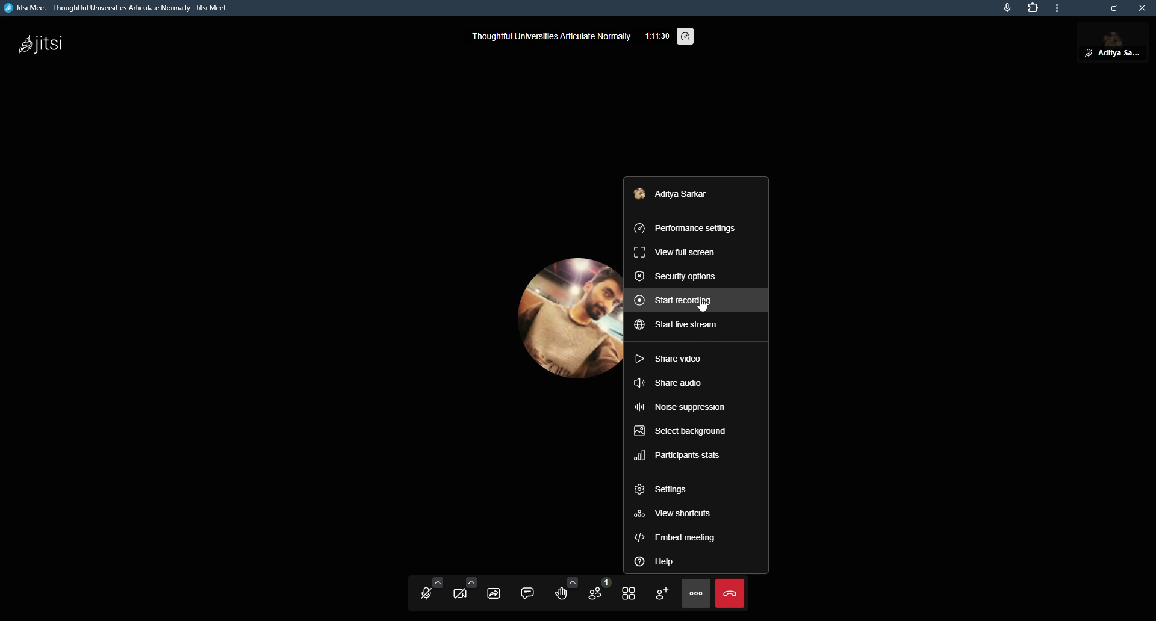 The height and width of the screenshot is (621, 1156). I want to click on security options, so click(678, 276).